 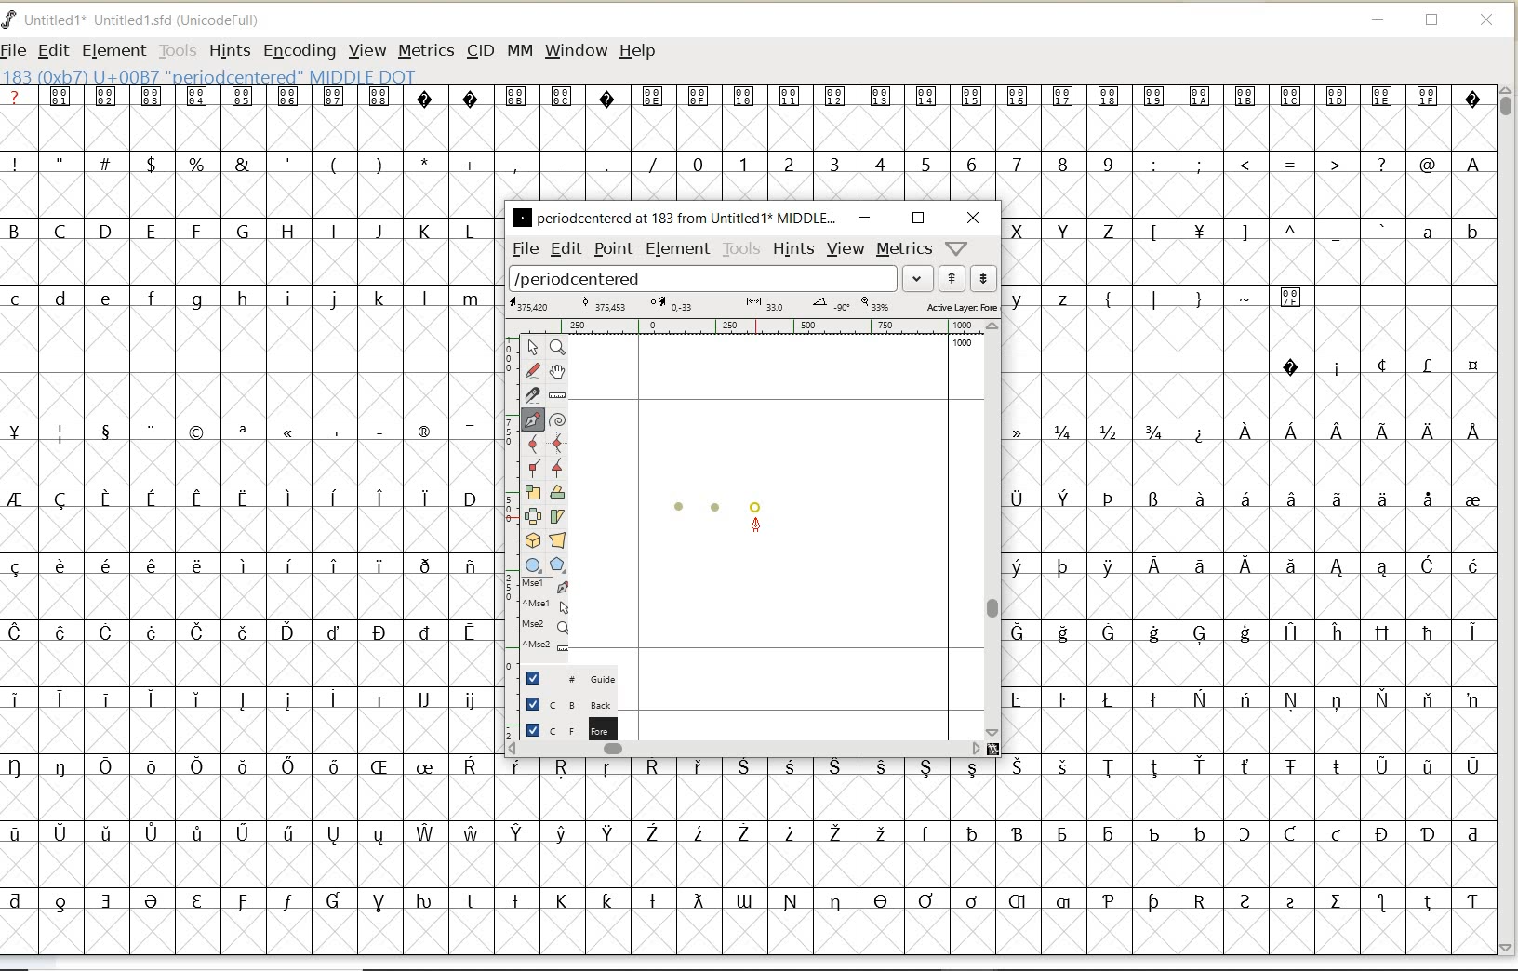 I want to click on , so click(x=1265, y=233).